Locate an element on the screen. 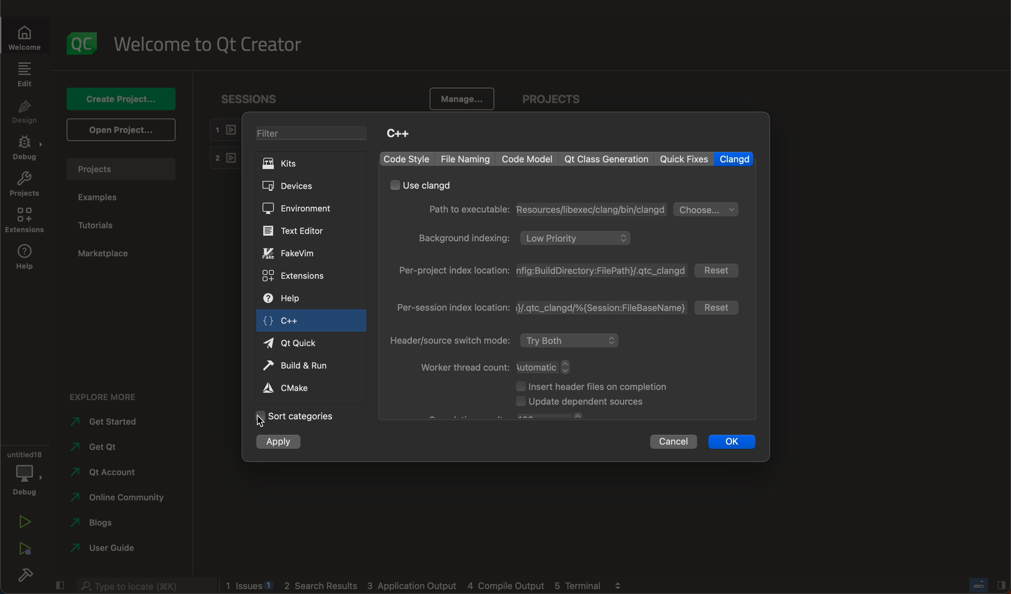 This screenshot has height=594, width=1011. WELCOME TO  is located at coordinates (211, 45).